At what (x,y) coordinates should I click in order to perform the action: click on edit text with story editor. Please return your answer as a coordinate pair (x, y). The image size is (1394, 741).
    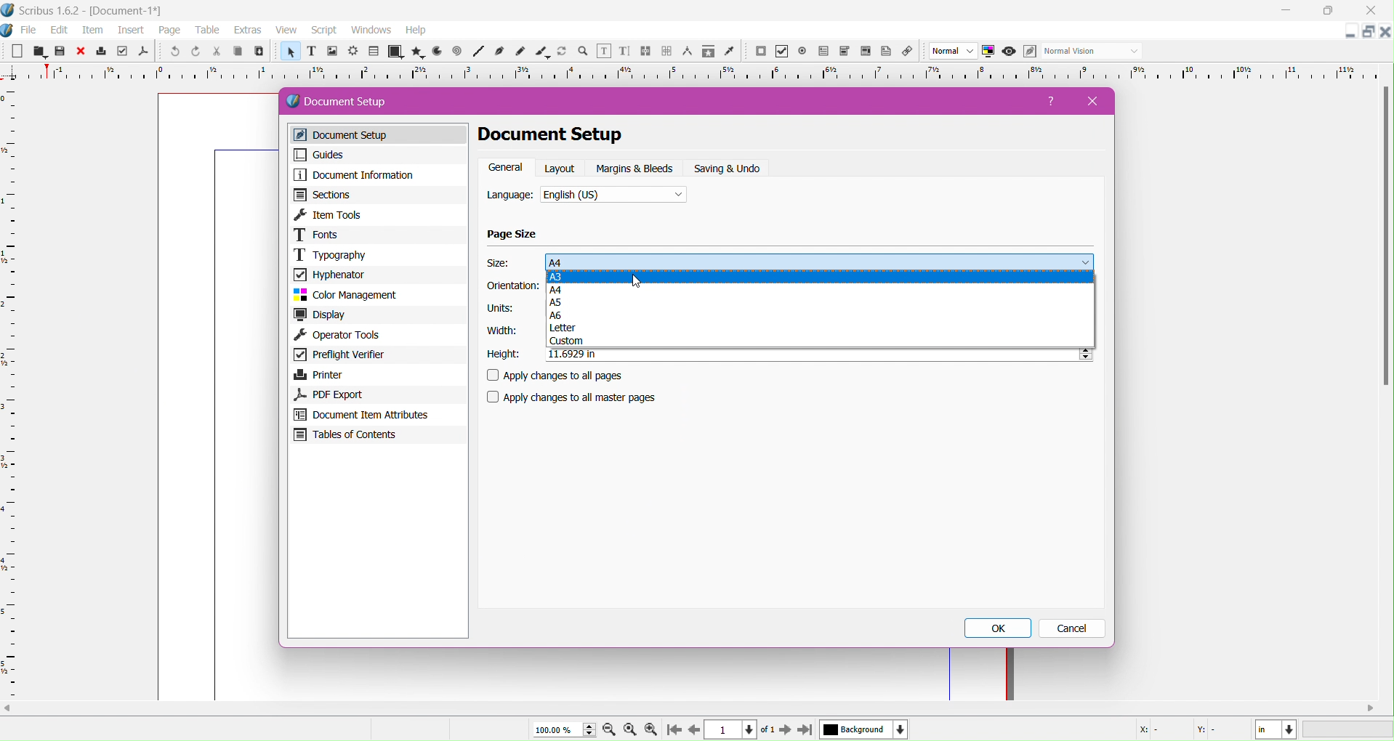
    Looking at the image, I should click on (624, 52).